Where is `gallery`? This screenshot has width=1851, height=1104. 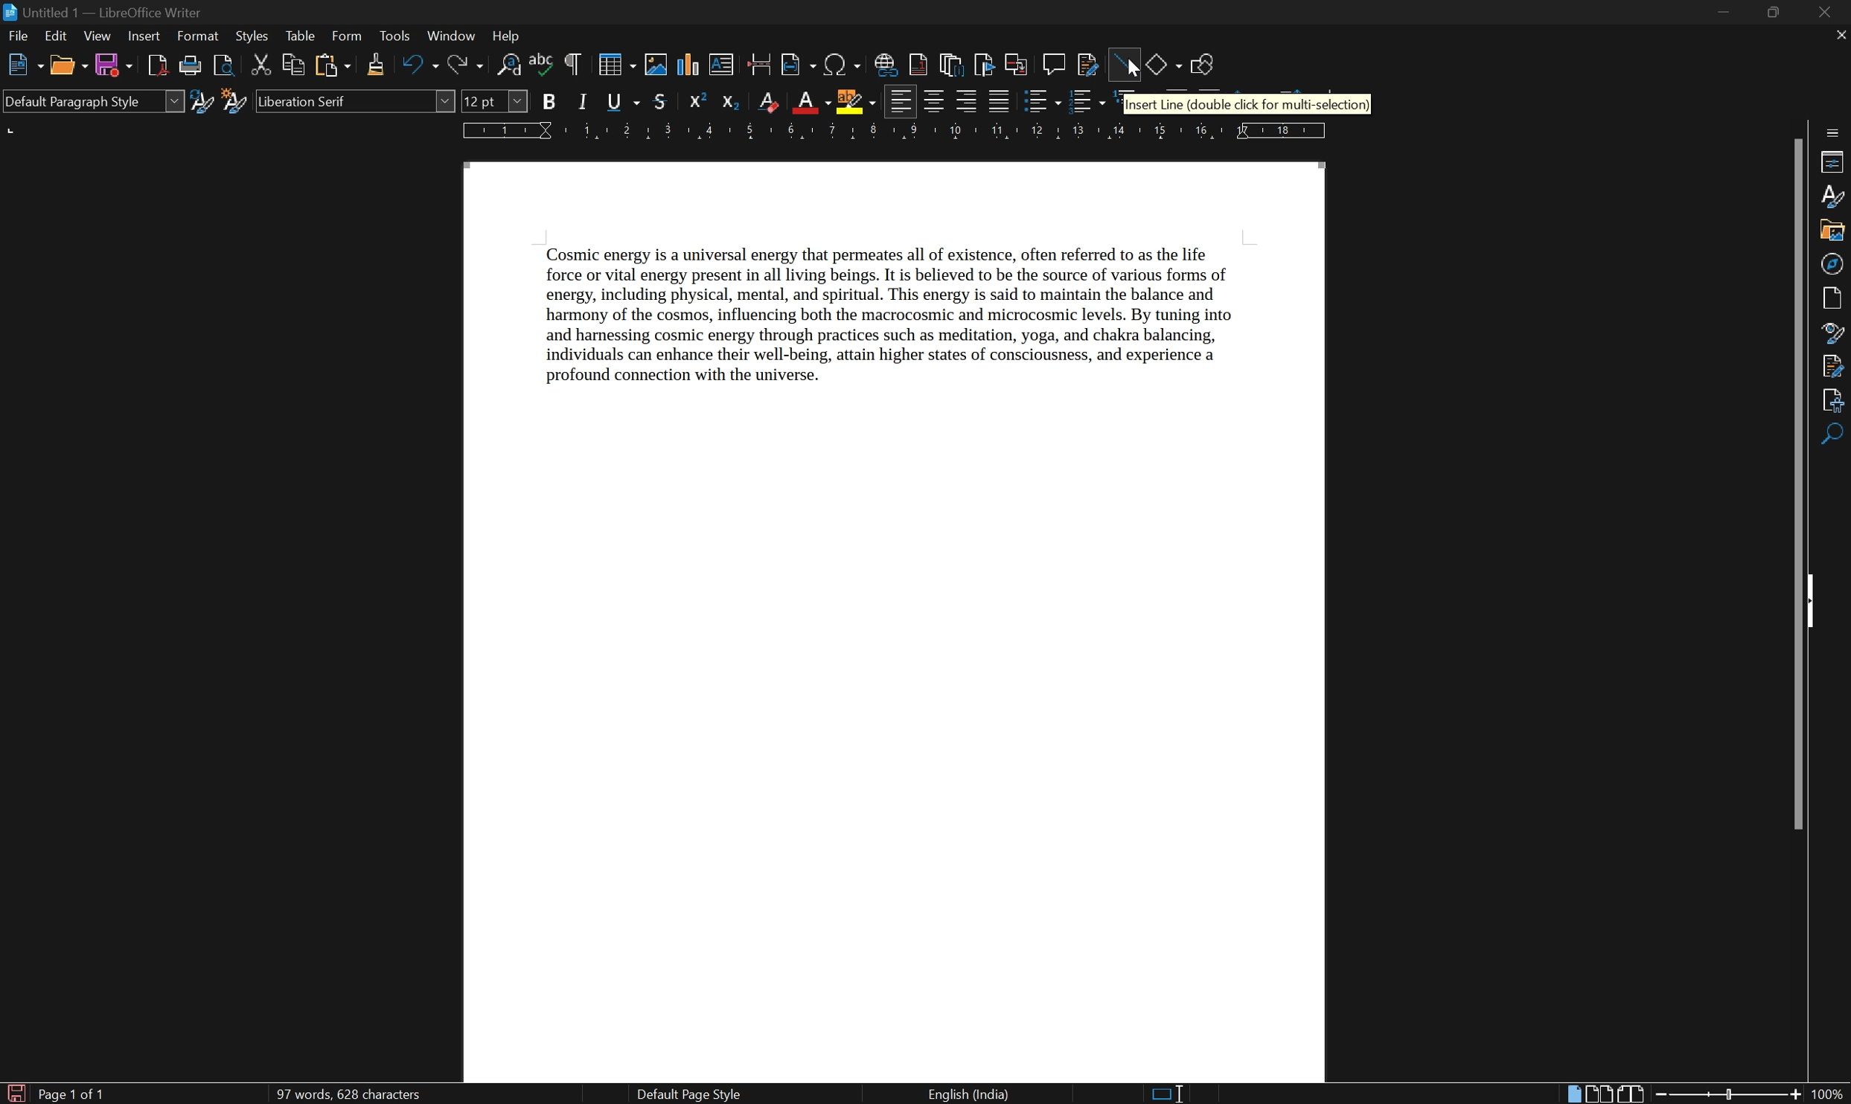 gallery is located at coordinates (1832, 232).